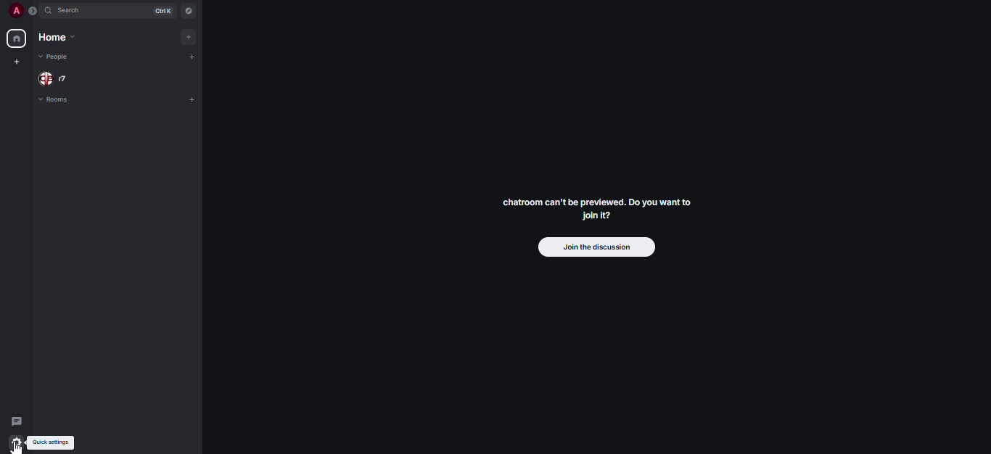 This screenshot has height=454, width=991. I want to click on add, so click(188, 37).